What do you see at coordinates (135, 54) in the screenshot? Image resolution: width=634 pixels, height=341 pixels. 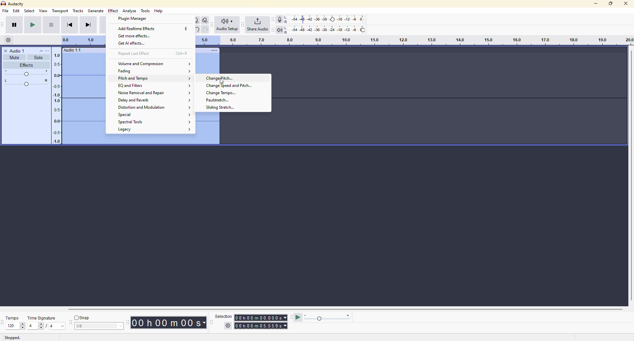 I see `repeat last effect` at bounding box center [135, 54].